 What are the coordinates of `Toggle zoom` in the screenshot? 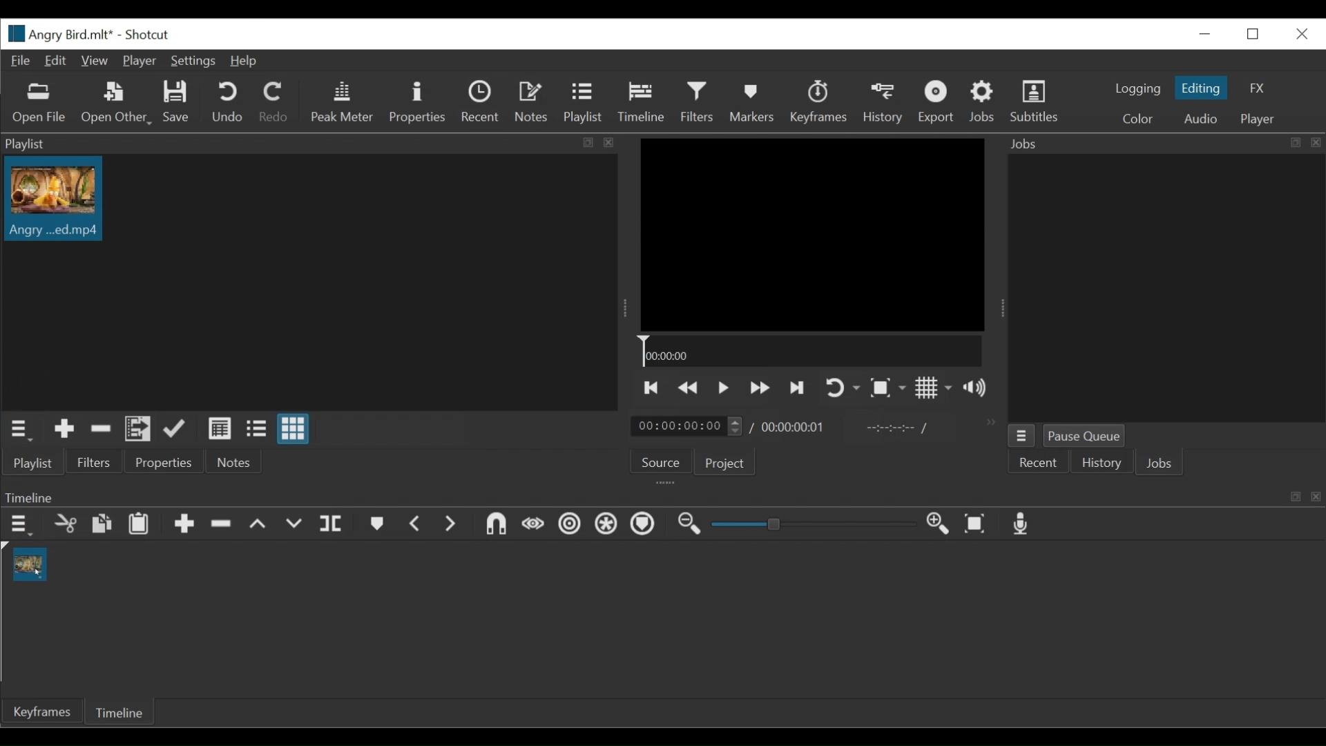 It's located at (890, 390).